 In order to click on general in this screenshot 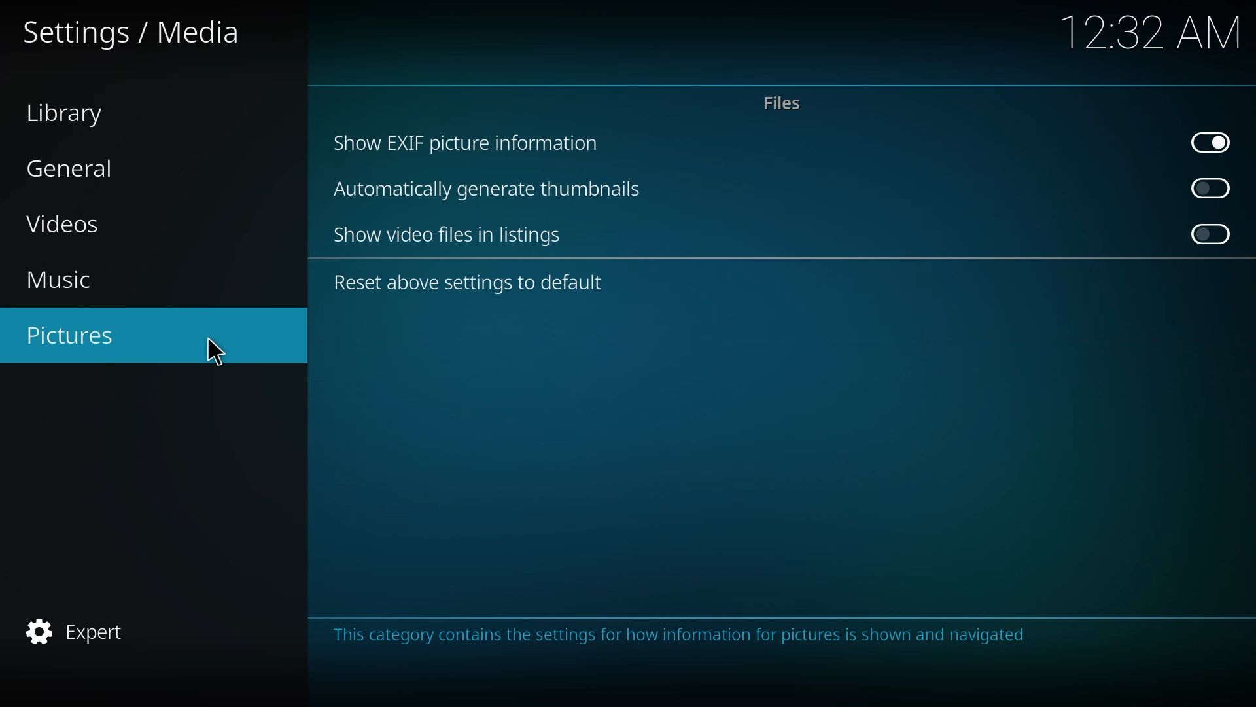, I will do `click(72, 167)`.